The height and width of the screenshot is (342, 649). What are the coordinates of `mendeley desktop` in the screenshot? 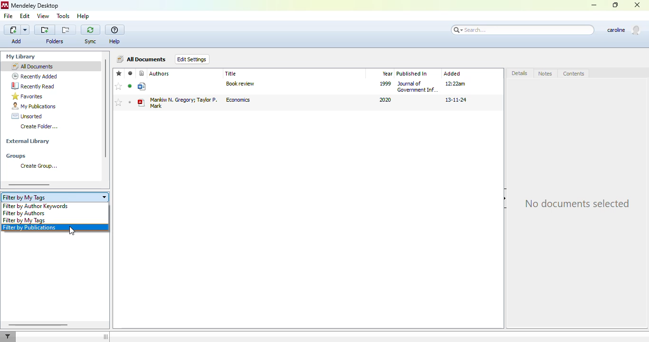 It's located at (36, 5).